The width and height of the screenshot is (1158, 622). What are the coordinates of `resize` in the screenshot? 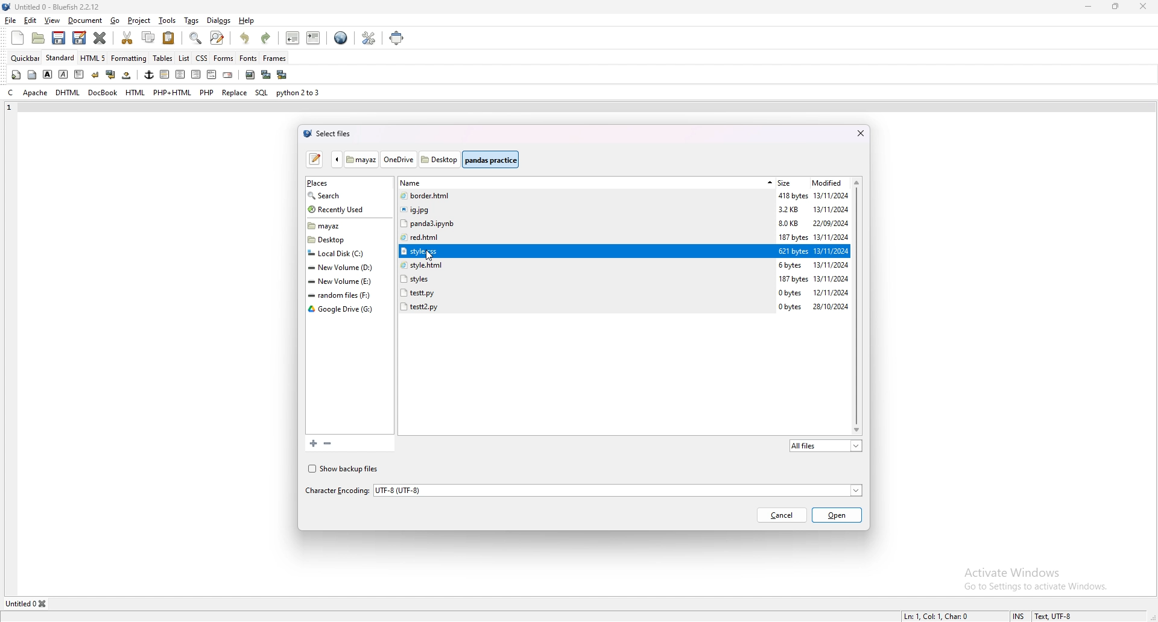 It's located at (1116, 6).